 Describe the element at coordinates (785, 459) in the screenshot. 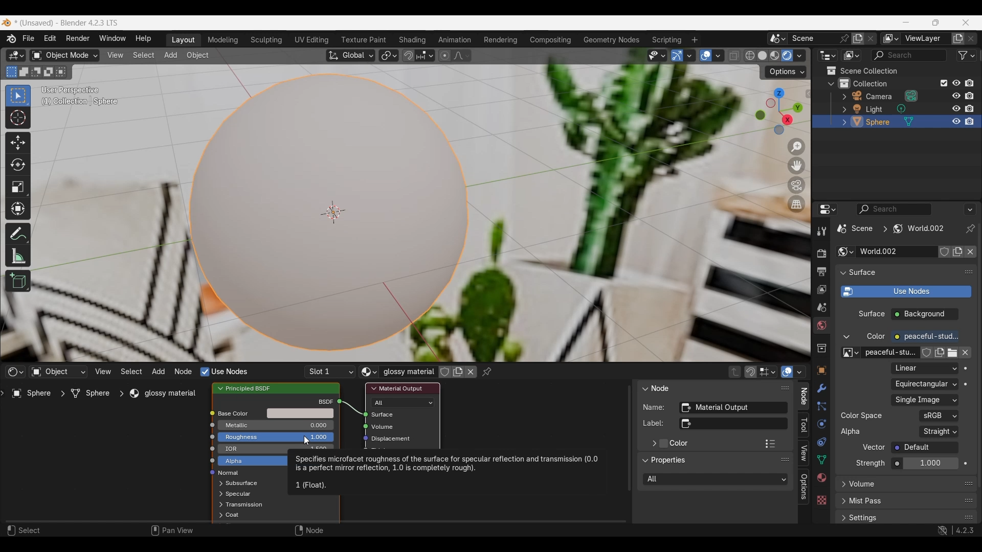

I see `Float panel` at that location.